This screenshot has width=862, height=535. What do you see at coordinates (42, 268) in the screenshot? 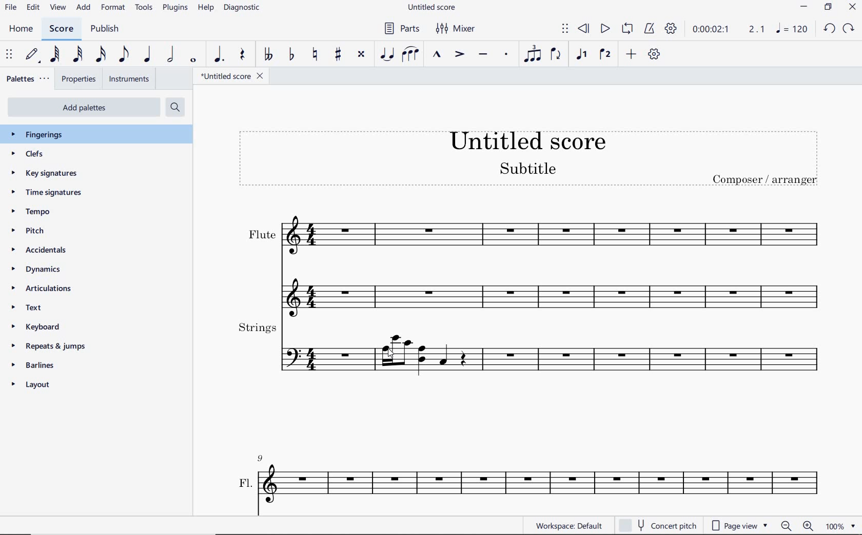
I see `dynamics` at bounding box center [42, 268].